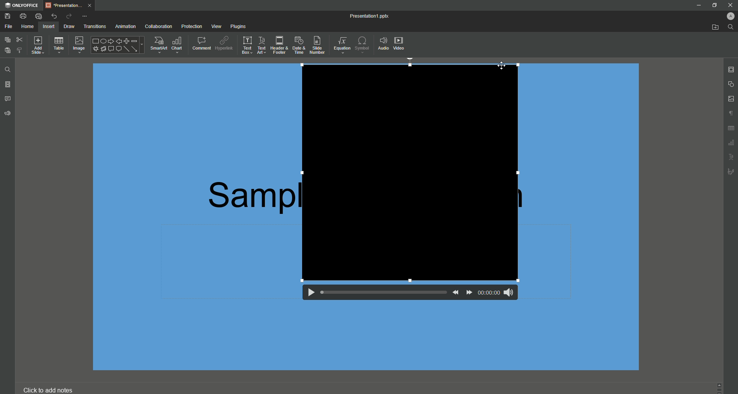 This screenshot has width=738, height=394. What do you see at coordinates (246, 45) in the screenshot?
I see `Text Box` at bounding box center [246, 45].